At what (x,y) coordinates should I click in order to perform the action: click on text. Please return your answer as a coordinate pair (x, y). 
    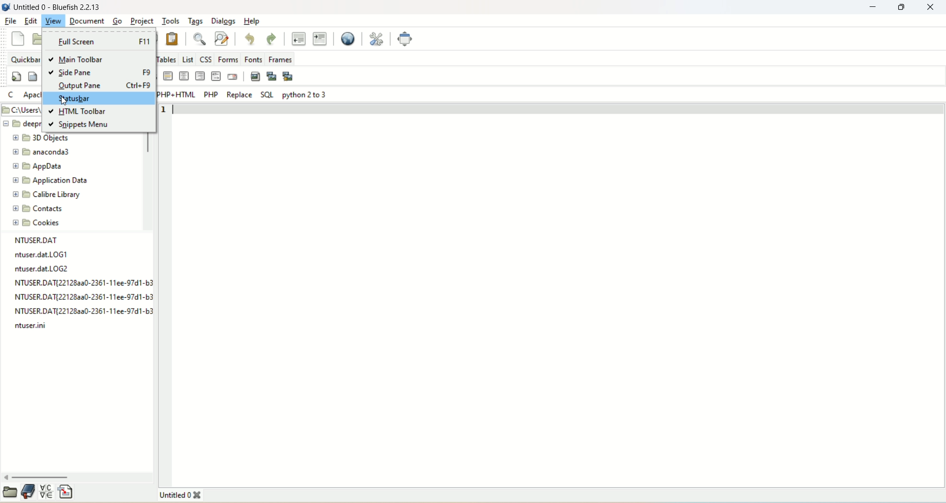
    Looking at the image, I should click on (79, 284).